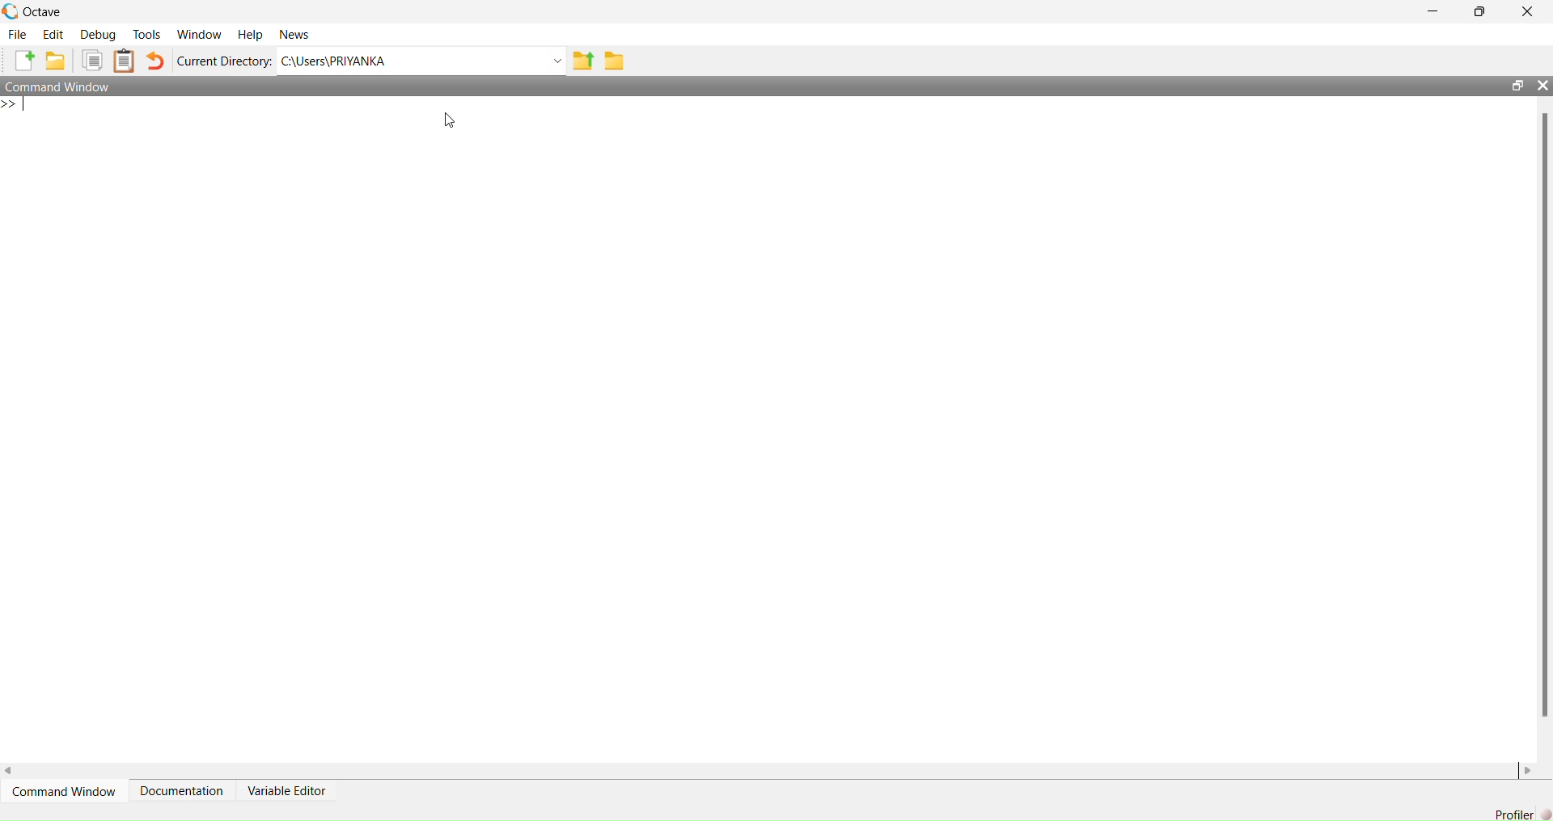 The image size is (1553, 821). What do you see at coordinates (11, 12) in the screenshot?
I see `logo` at bounding box center [11, 12].